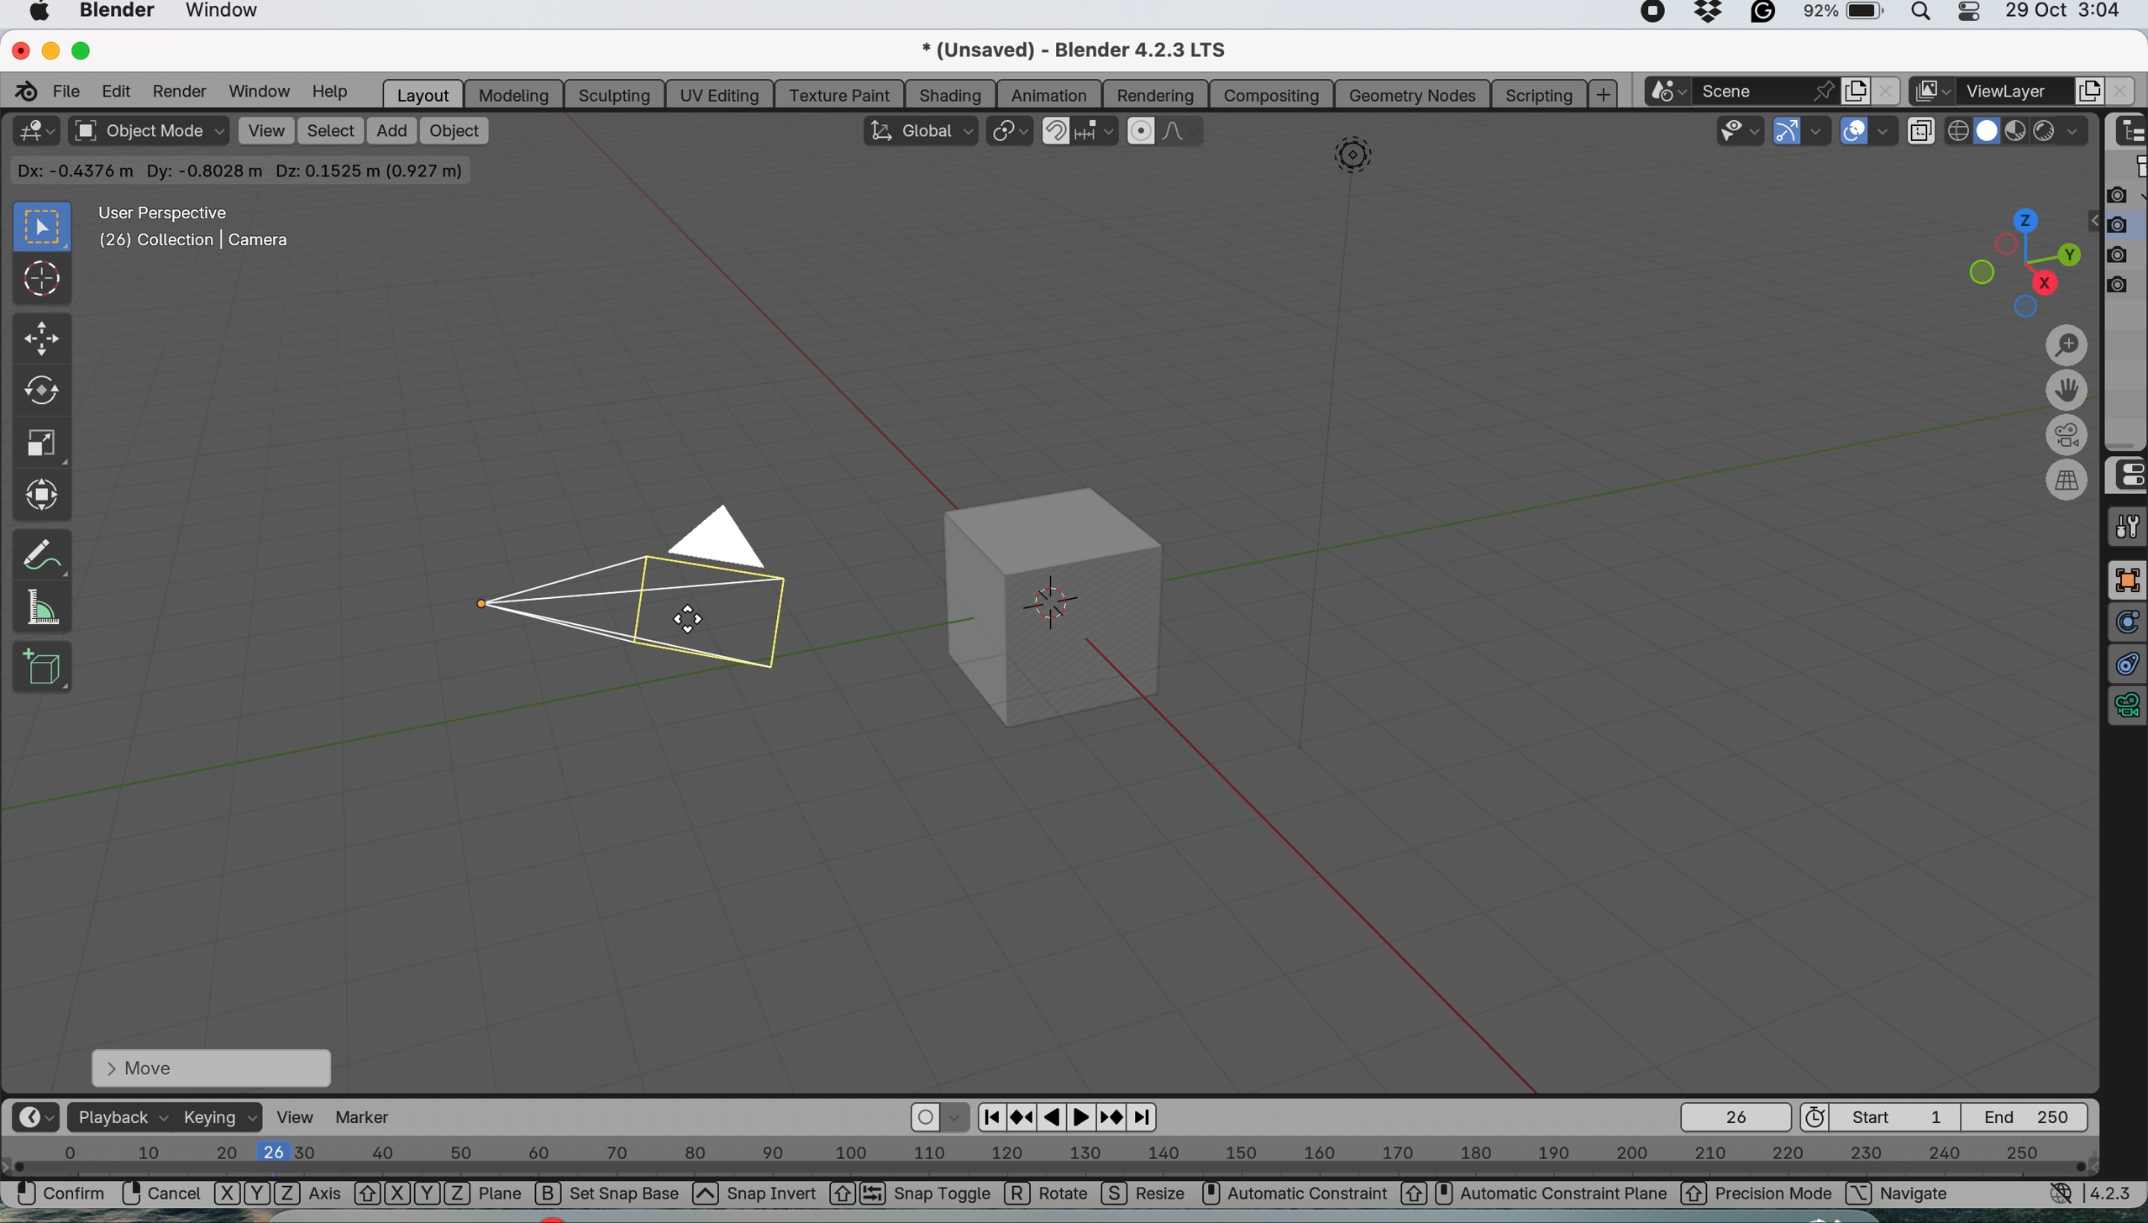  What do you see at coordinates (2034, 1115) in the screenshot?
I see `final frame` at bounding box center [2034, 1115].